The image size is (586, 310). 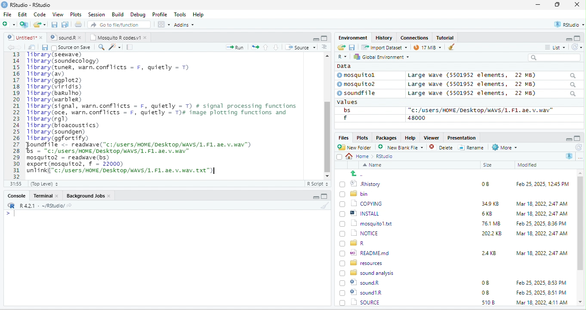 I want to click on close, so click(x=577, y=5).